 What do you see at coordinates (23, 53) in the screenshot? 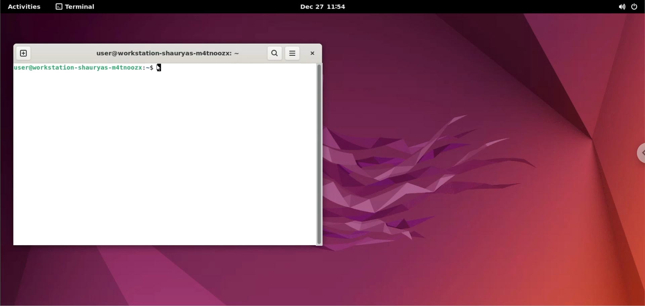
I see `new tab` at bounding box center [23, 53].